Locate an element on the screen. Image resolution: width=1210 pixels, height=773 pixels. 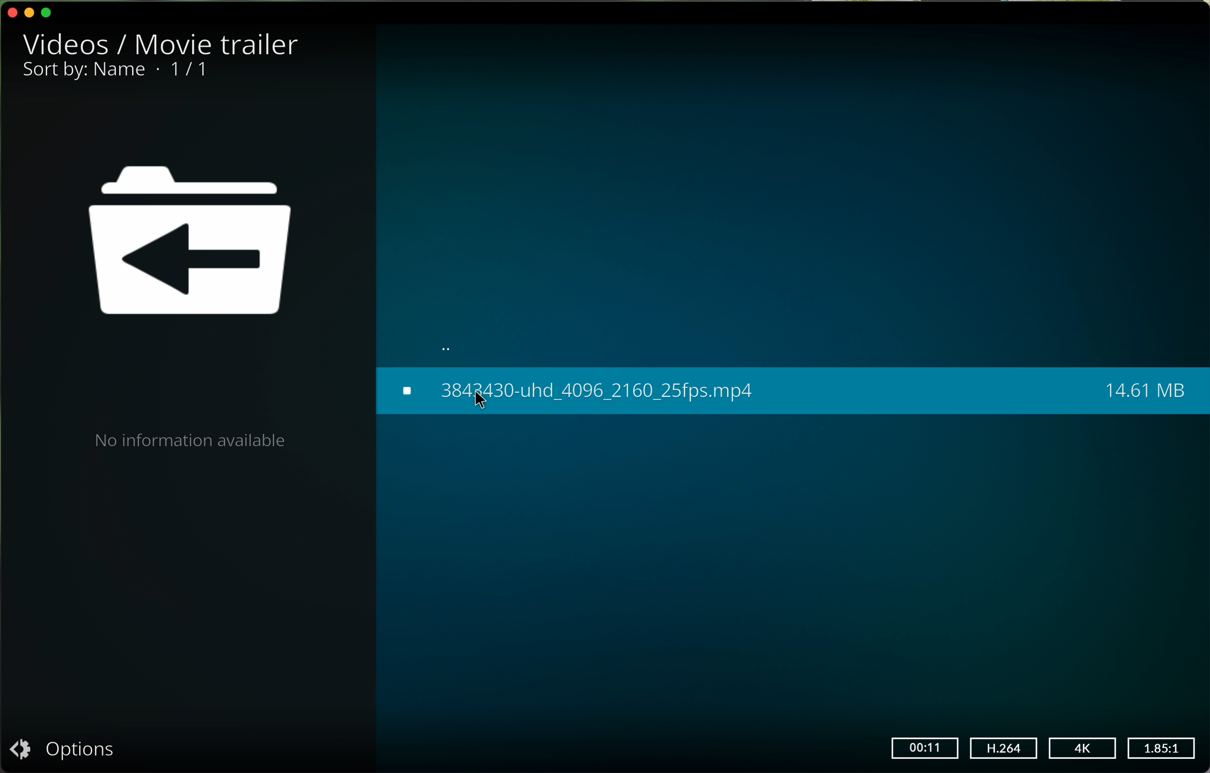
back folder icon is located at coordinates (193, 244).